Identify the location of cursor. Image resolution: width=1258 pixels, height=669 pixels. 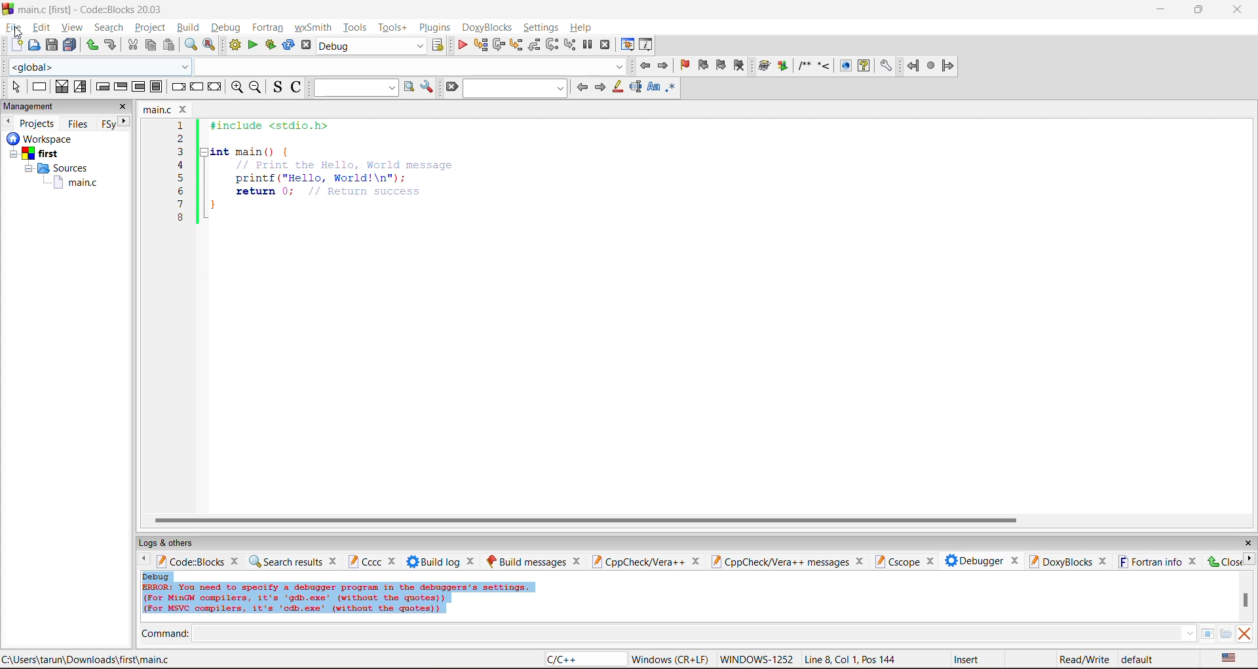
(20, 33).